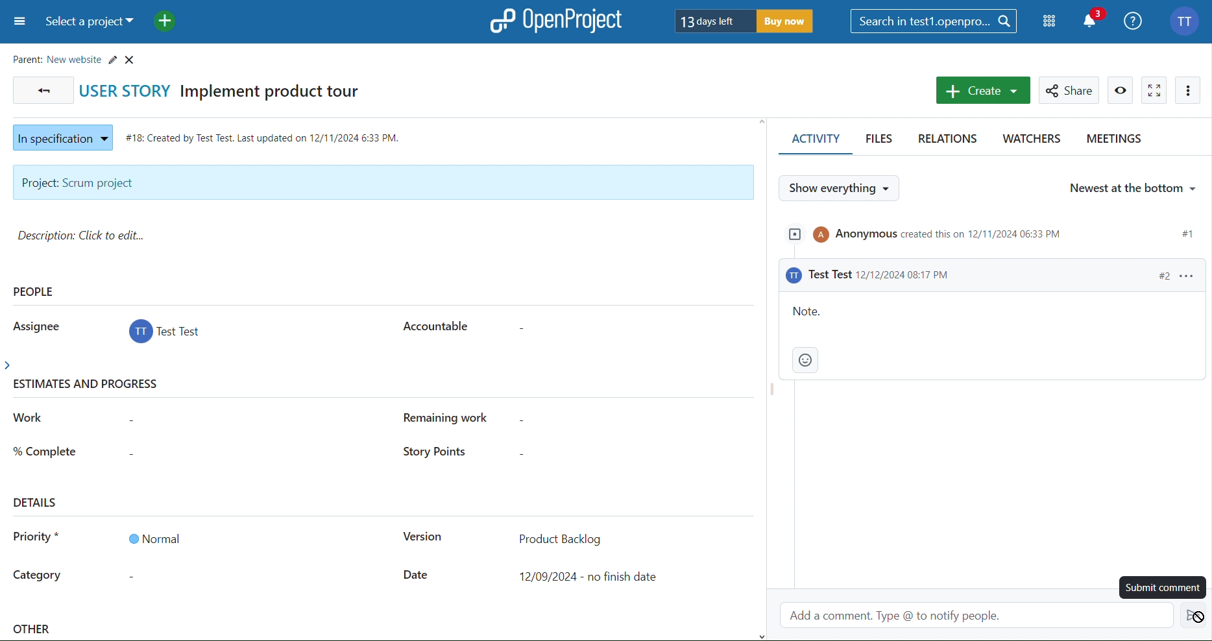 The width and height of the screenshot is (1212, 641). What do you see at coordinates (86, 236) in the screenshot?
I see `Description` at bounding box center [86, 236].